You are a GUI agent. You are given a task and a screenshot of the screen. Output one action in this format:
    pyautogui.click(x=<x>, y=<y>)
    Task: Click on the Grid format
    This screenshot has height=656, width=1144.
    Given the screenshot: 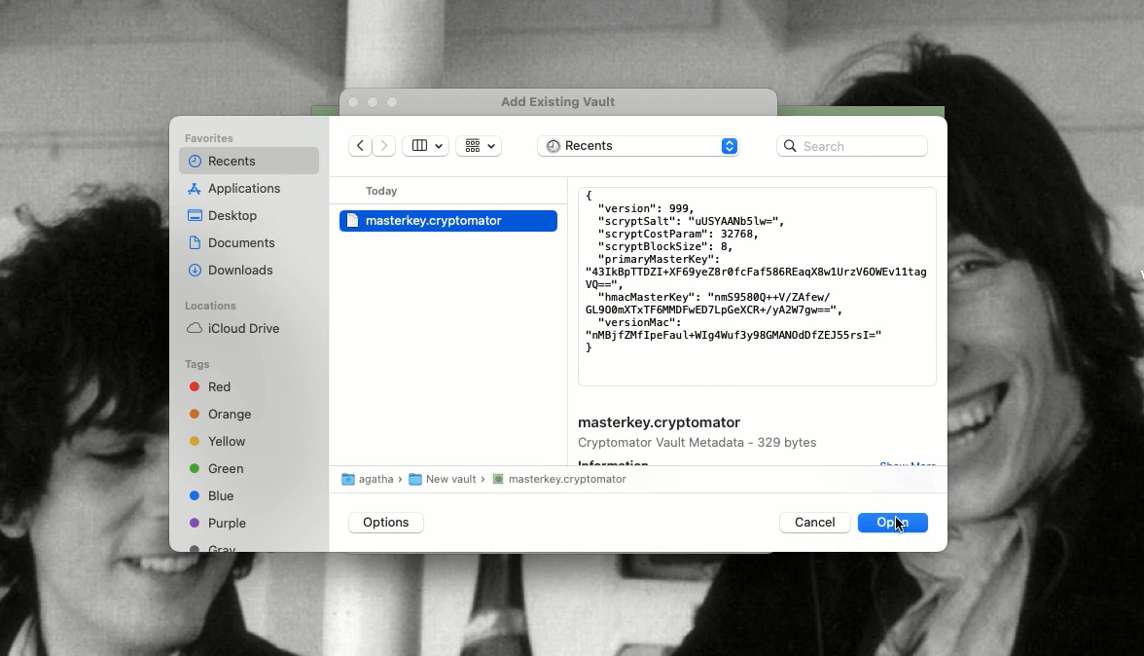 What is the action you would take?
    pyautogui.click(x=479, y=146)
    